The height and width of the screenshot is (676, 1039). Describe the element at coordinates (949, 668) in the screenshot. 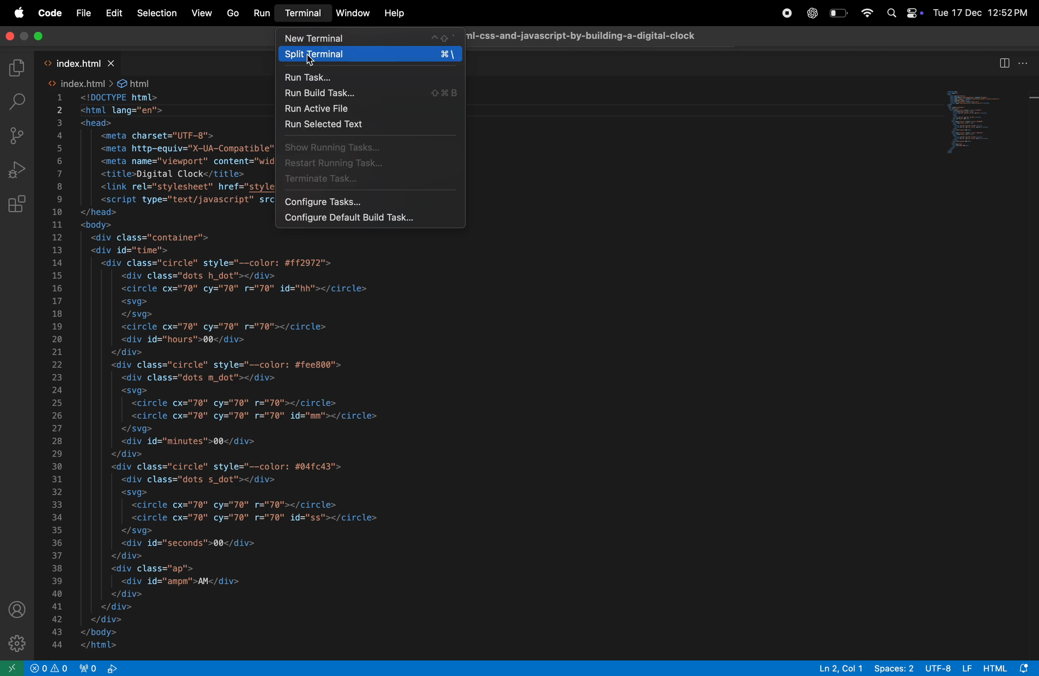

I see `UTF 8 LF` at that location.